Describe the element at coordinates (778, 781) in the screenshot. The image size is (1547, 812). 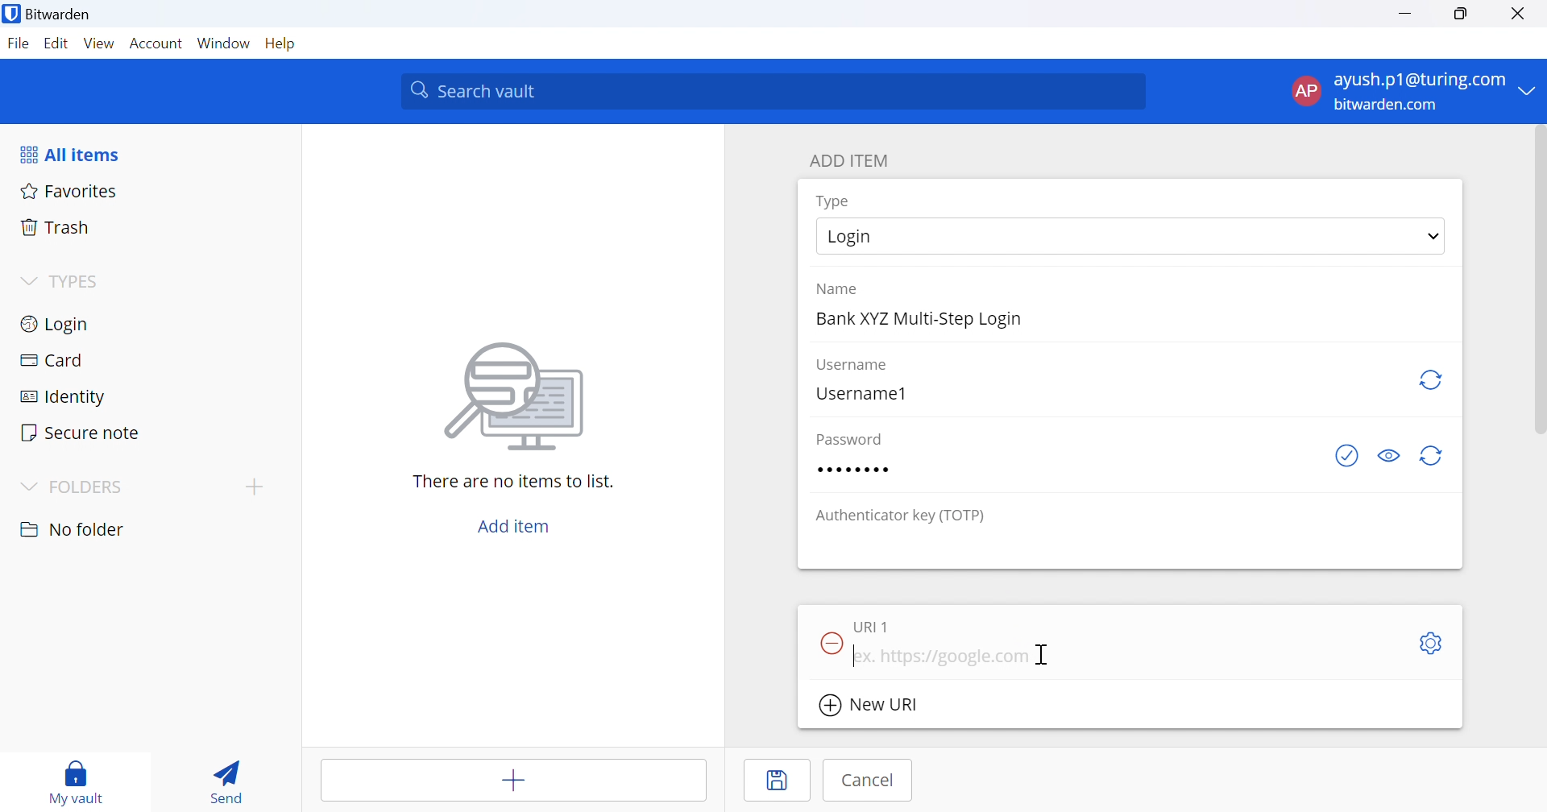
I see `Save` at that location.